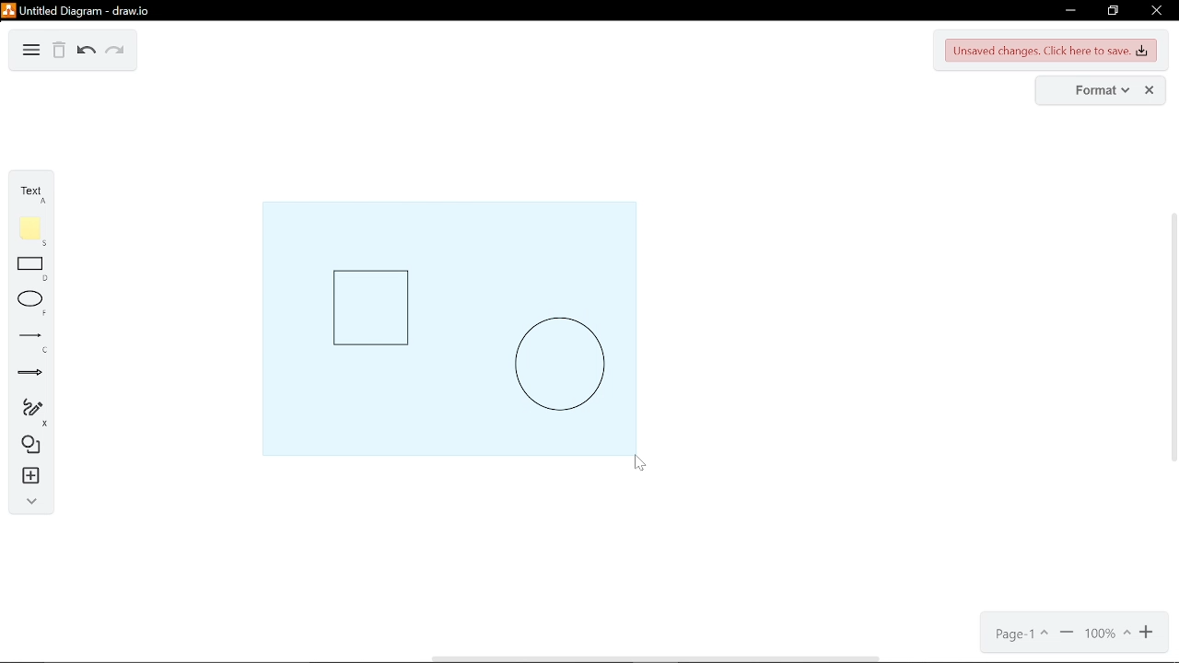 This screenshot has height=663, width=1179. What do you see at coordinates (30, 270) in the screenshot?
I see `rectangle` at bounding box center [30, 270].